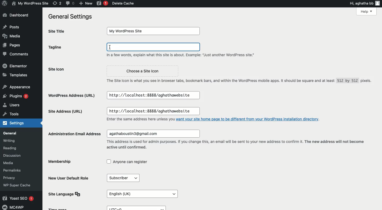  I want to click on agathaboustin3@gmail.com, so click(154, 133).